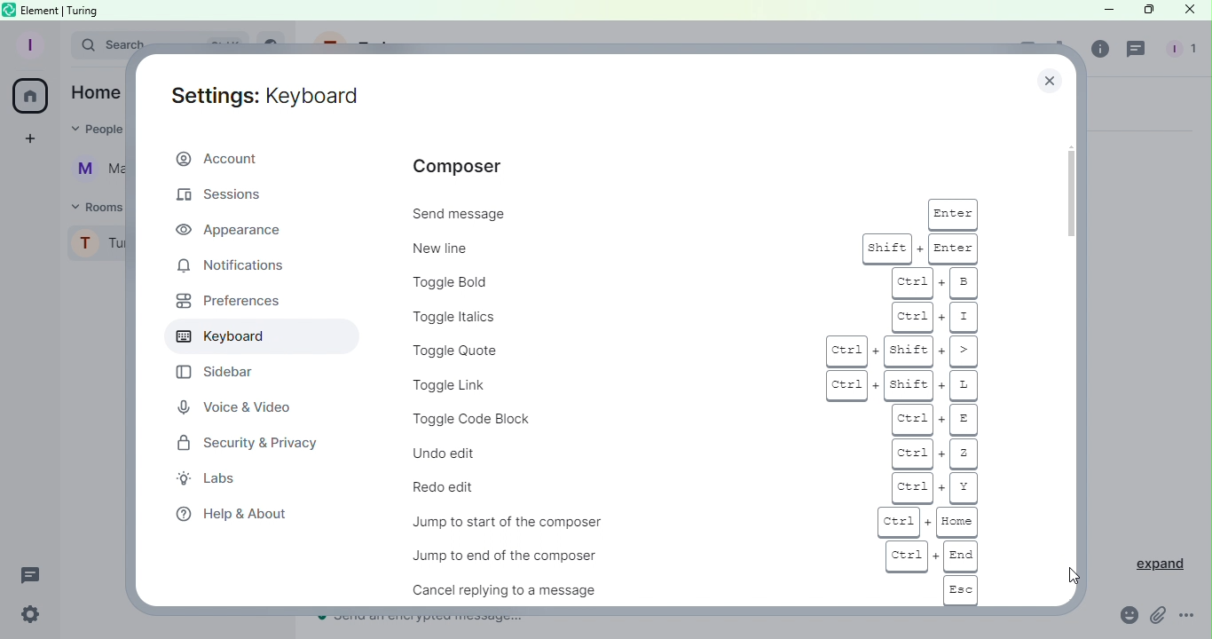 The width and height of the screenshot is (1212, 639). I want to click on Room info, so click(1100, 49).